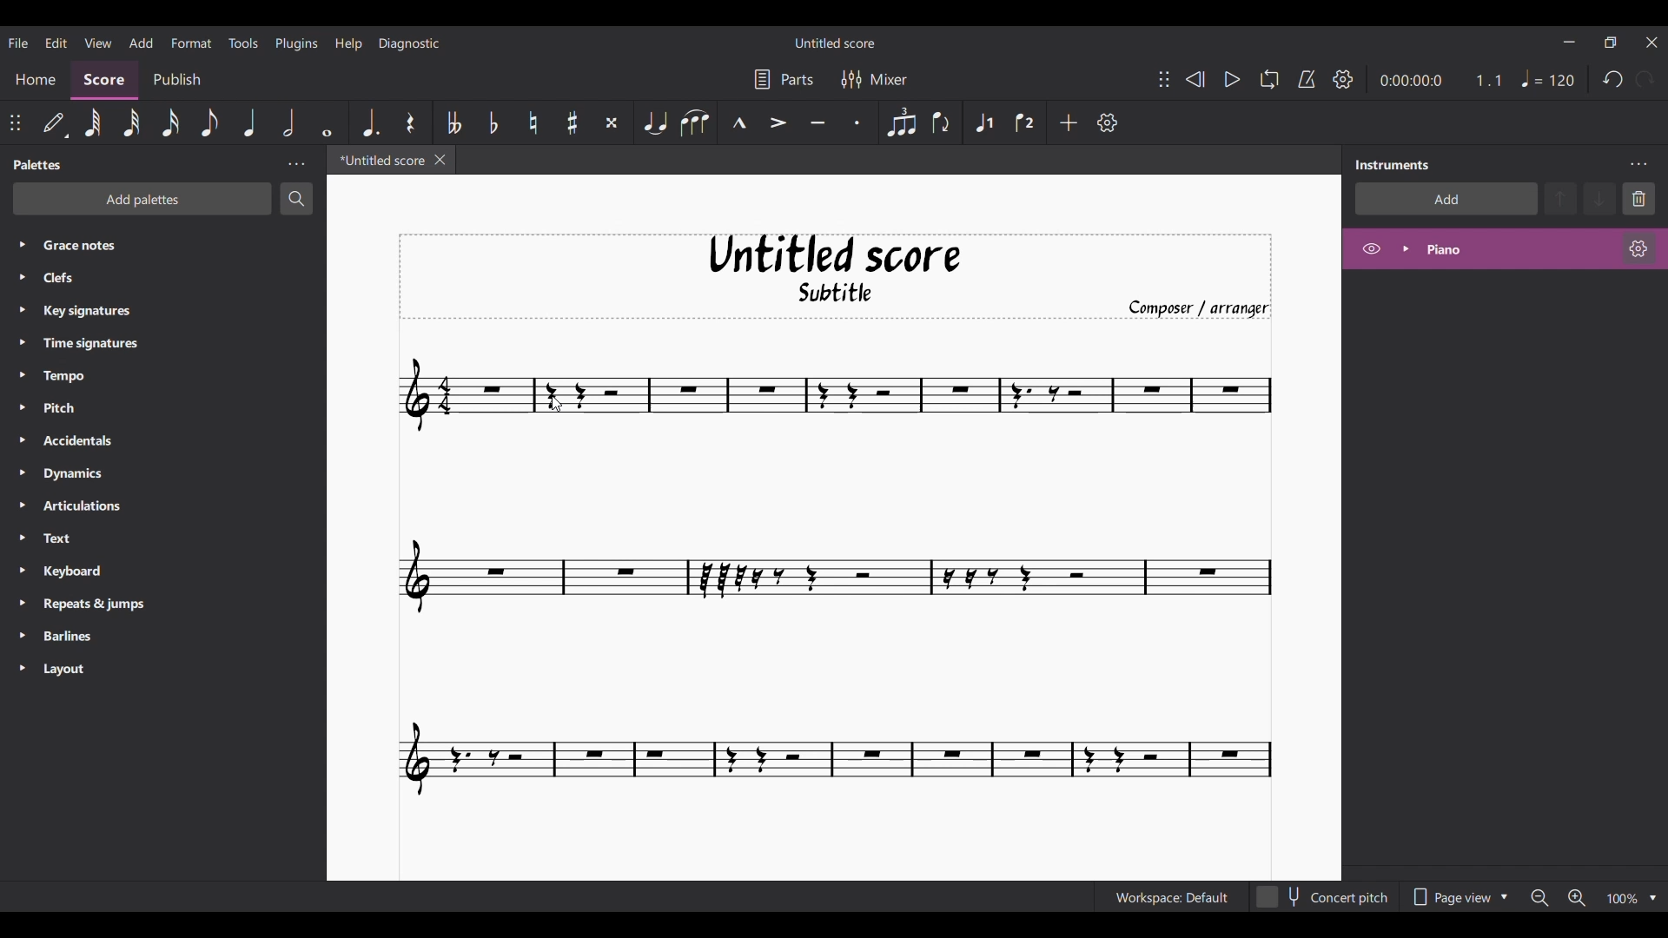 Image resolution: width=1668 pixels, height=938 pixels. I want to click on Current instrument, highlighted, so click(1519, 249).